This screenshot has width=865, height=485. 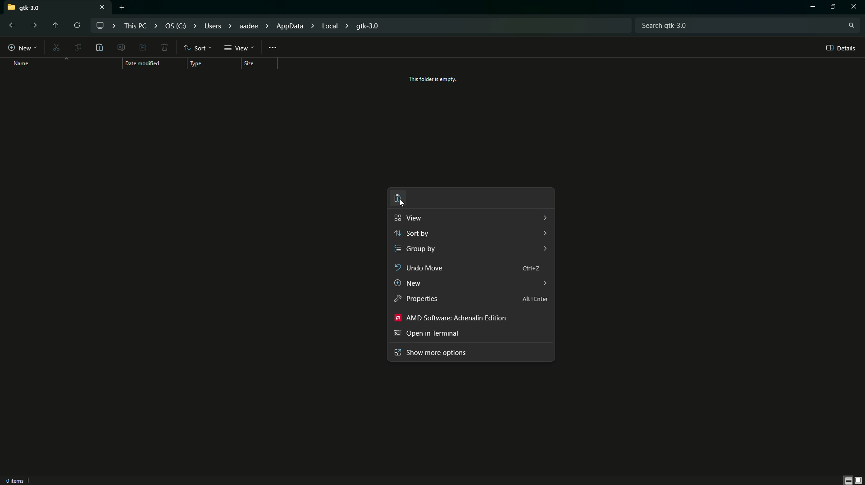 What do you see at coordinates (472, 298) in the screenshot?
I see `Properties` at bounding box center [472, 298].